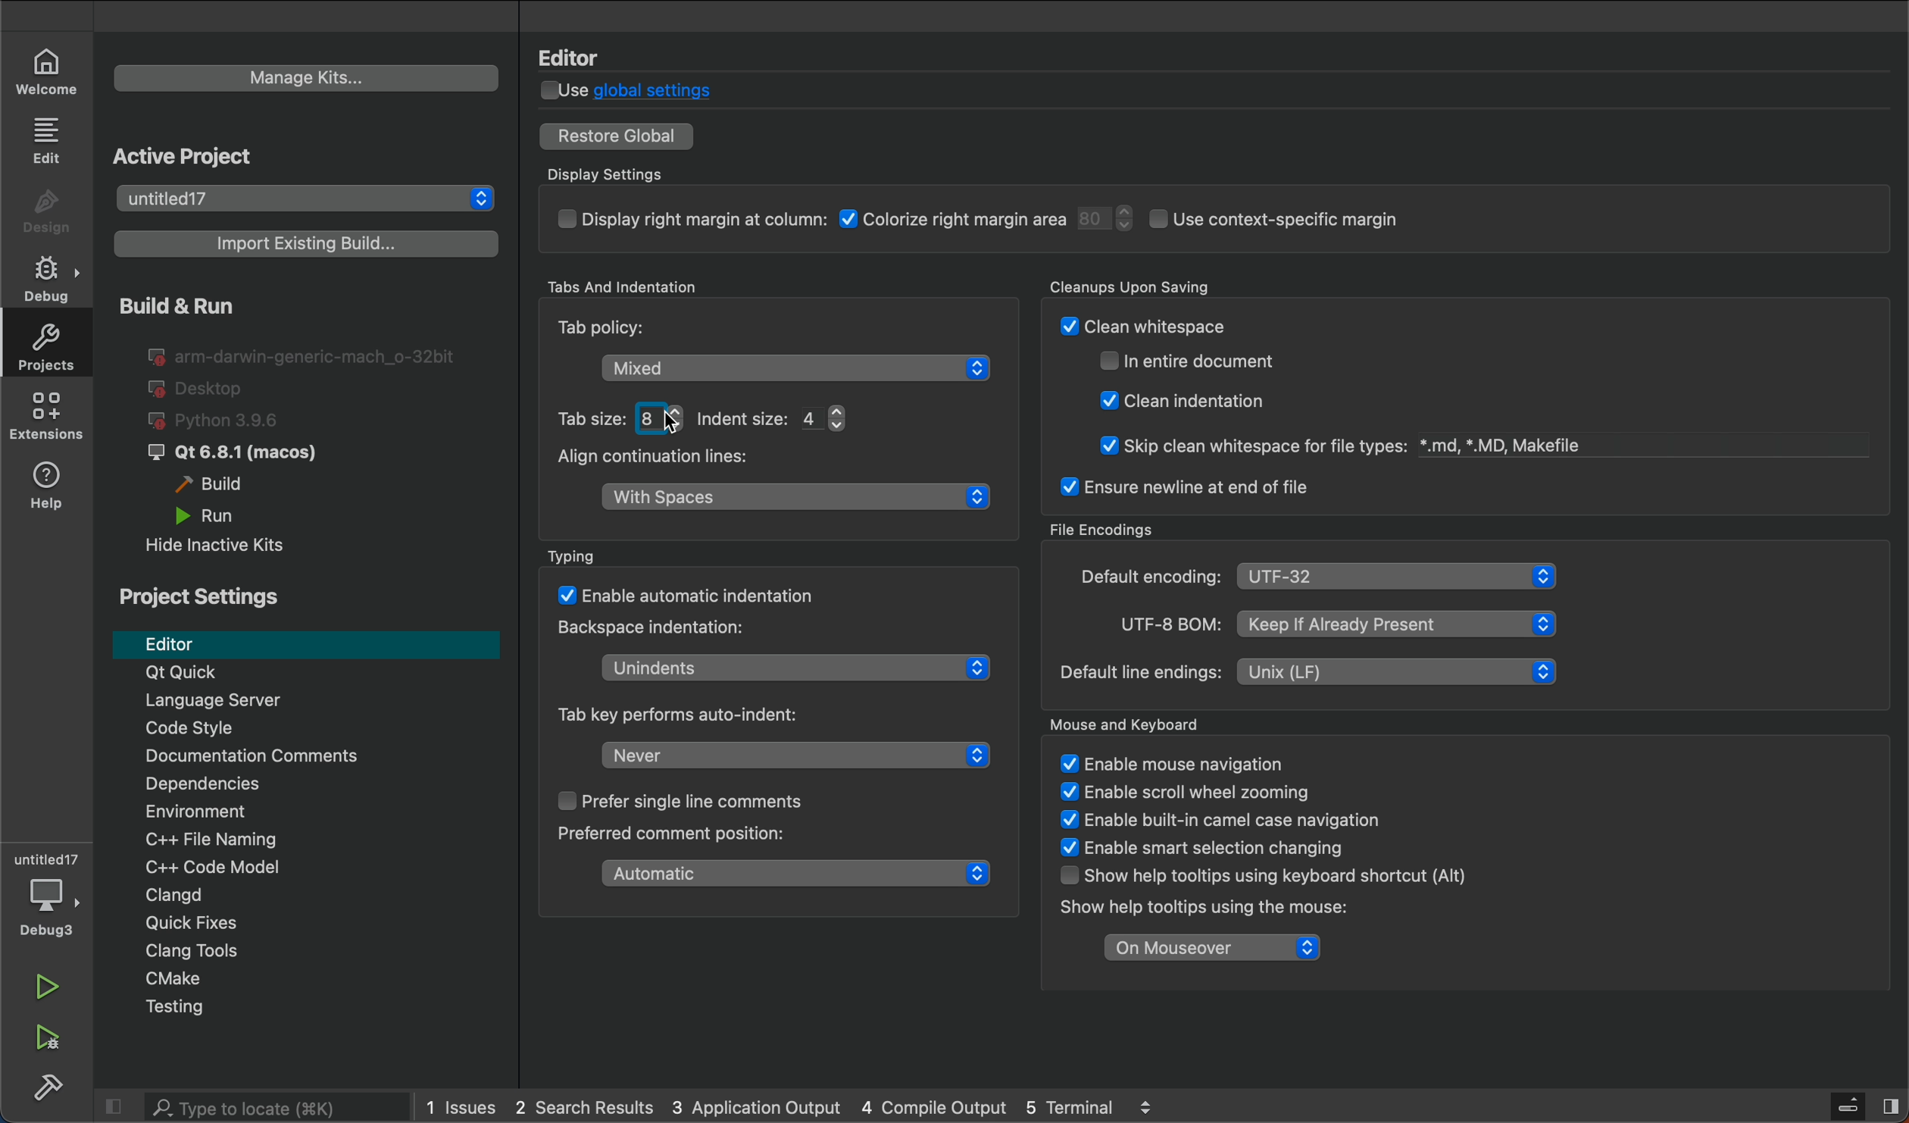  Describe the element at coordinates (780, 664) in the screenshot. I see `unidentents` at that location.